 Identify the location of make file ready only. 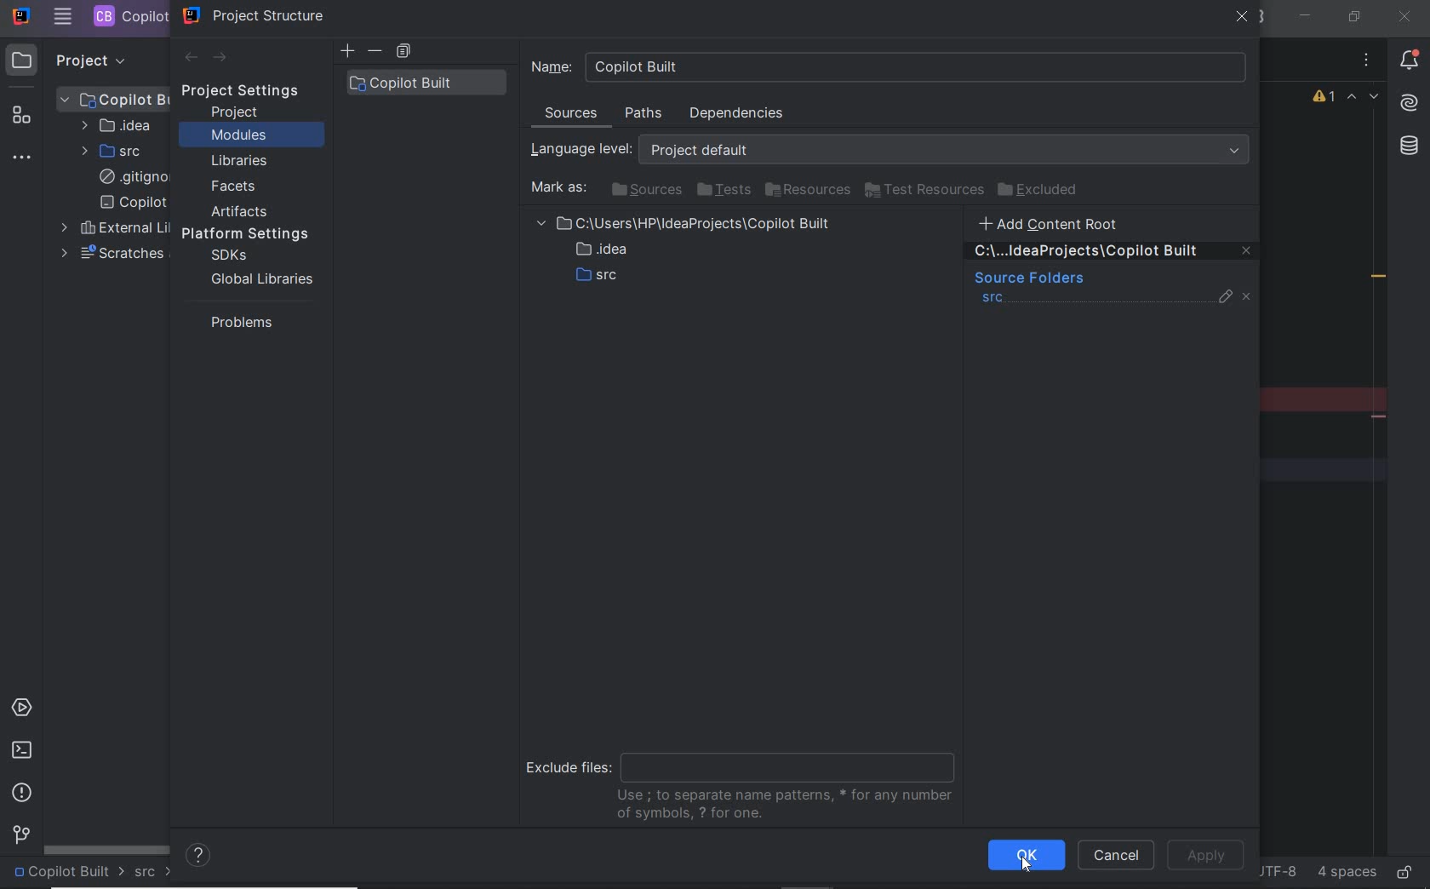
(1404, 871).